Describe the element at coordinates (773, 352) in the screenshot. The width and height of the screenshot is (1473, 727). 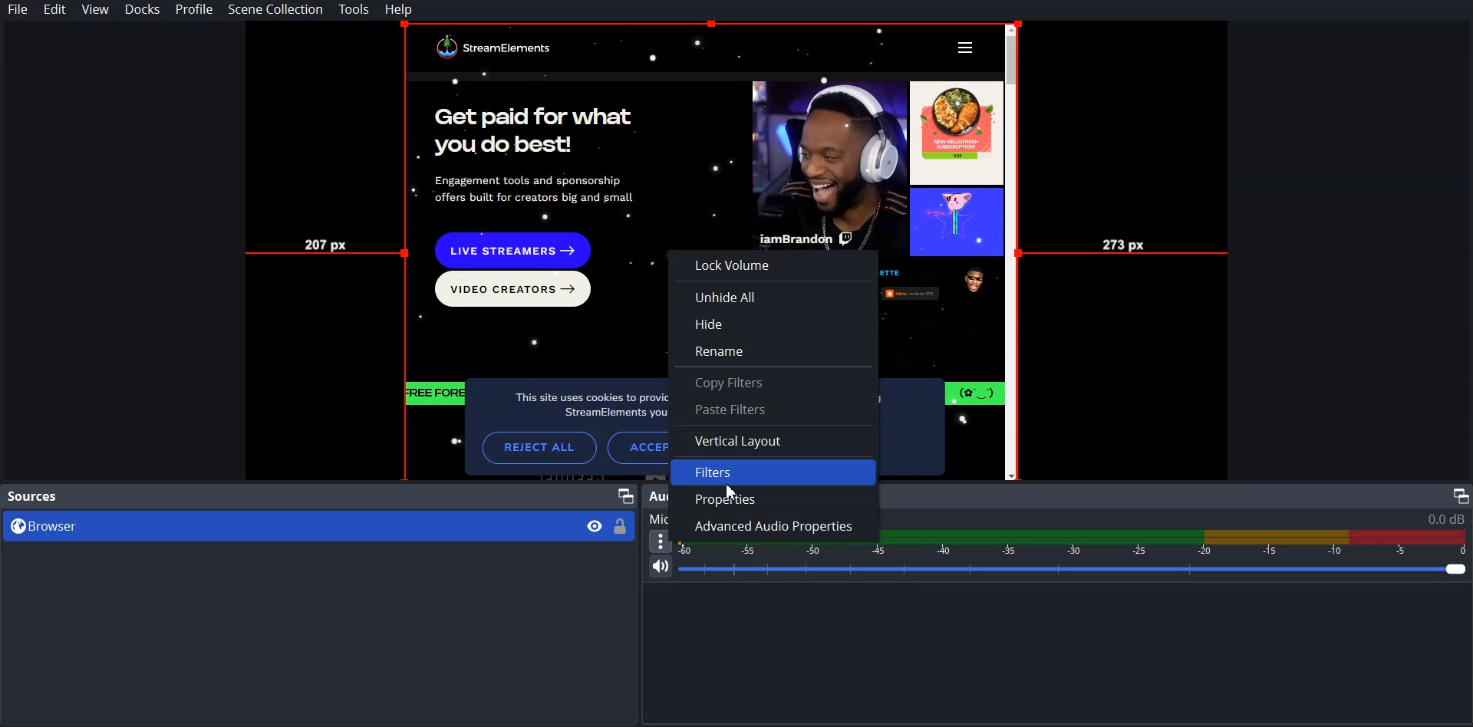
I see `Rename` at that location.